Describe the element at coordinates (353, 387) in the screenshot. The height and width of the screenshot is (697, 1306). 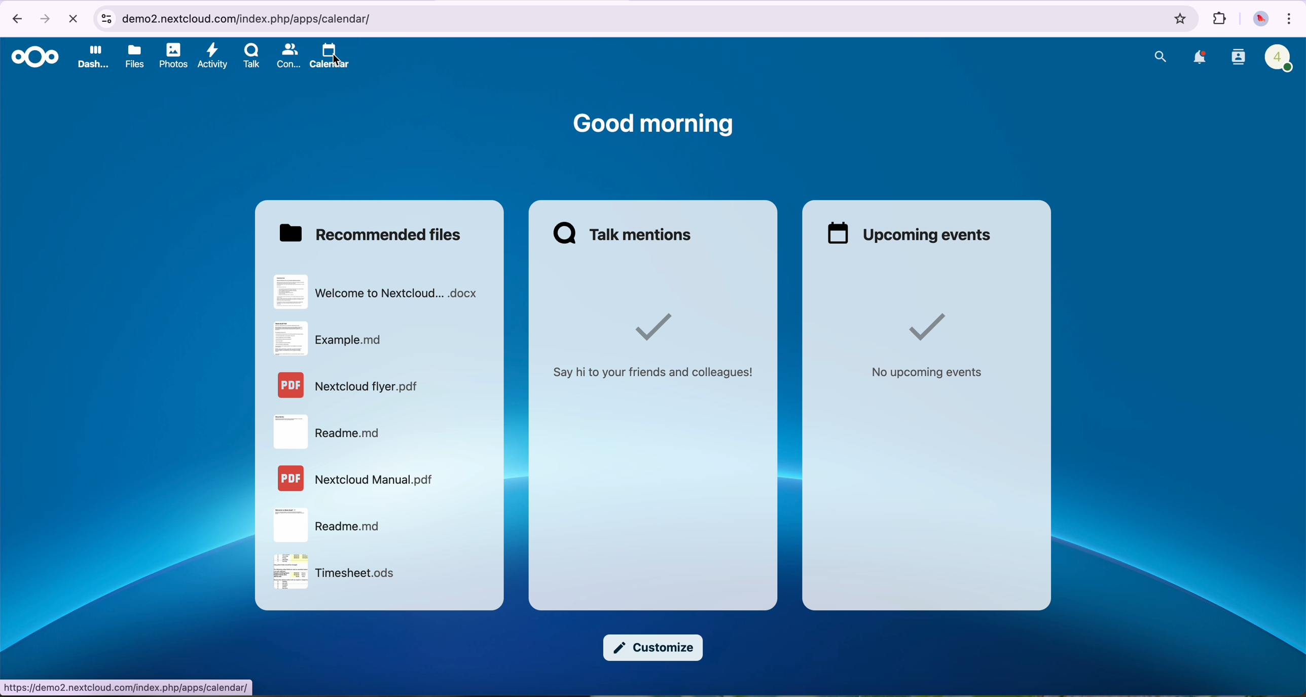
I see `file` at that location.